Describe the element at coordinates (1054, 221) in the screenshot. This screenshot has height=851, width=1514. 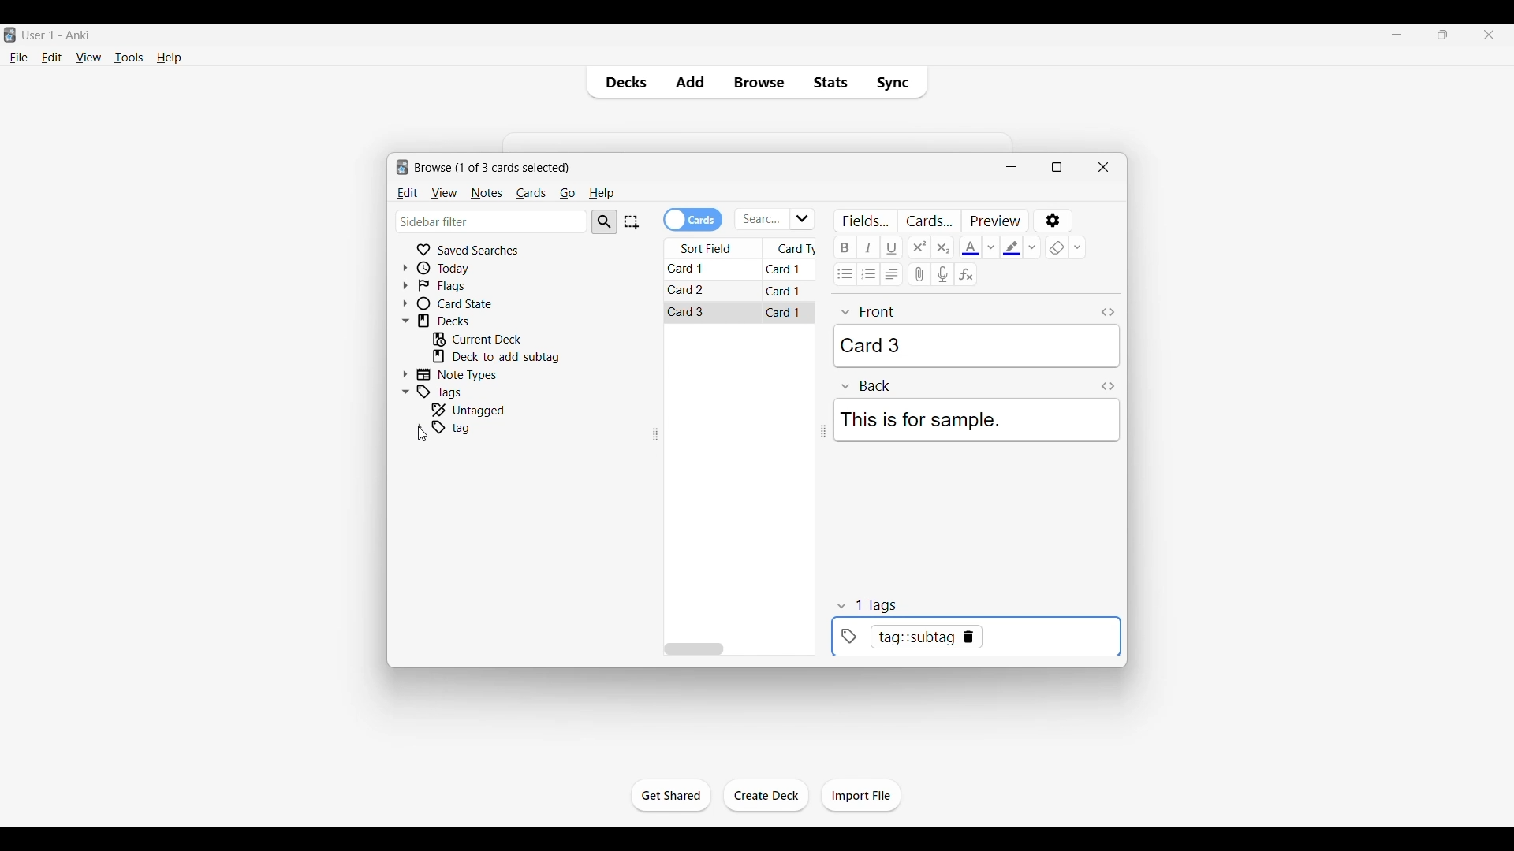
I see `Options` at that location.